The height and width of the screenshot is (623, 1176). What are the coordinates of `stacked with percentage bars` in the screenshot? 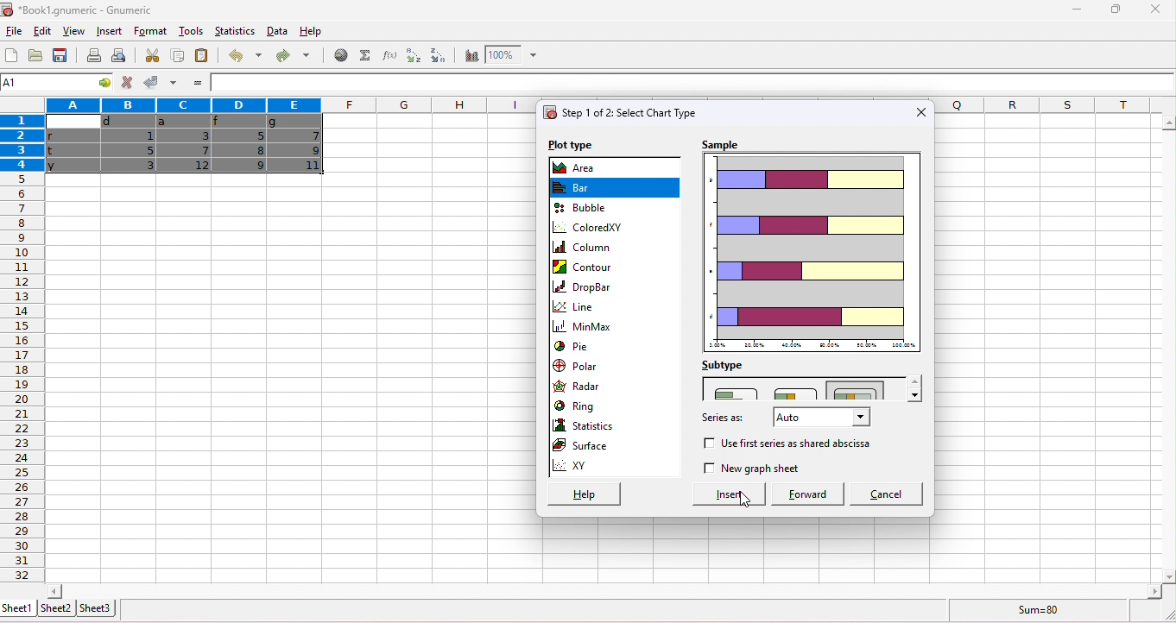 It's located at (859, 390).